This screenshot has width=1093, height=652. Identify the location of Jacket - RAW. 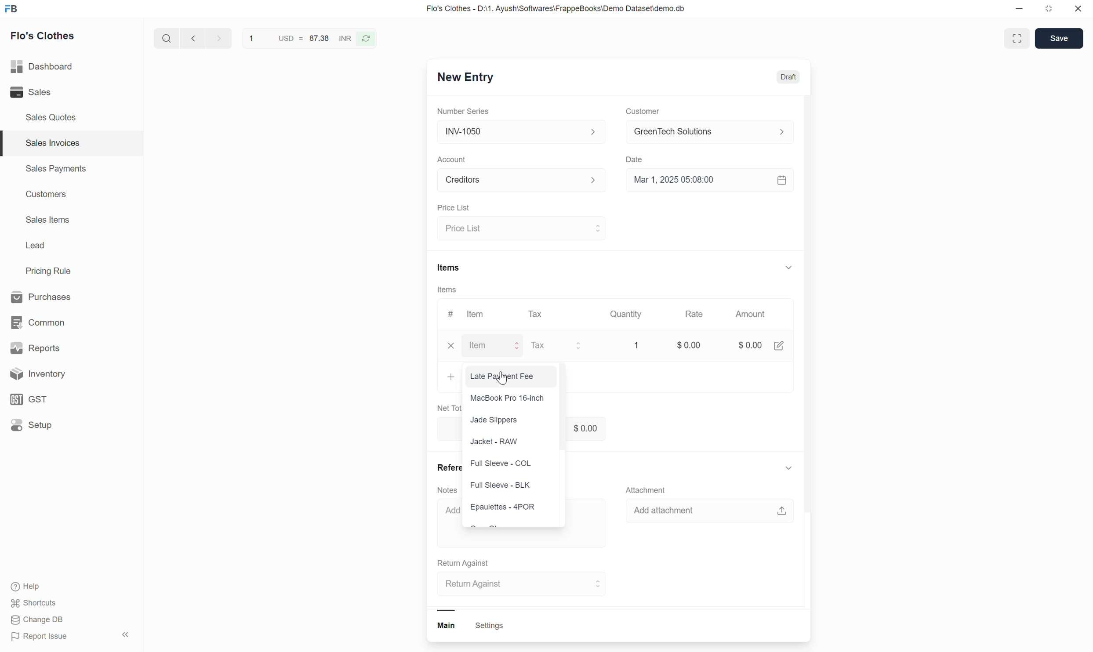
(485, 441).